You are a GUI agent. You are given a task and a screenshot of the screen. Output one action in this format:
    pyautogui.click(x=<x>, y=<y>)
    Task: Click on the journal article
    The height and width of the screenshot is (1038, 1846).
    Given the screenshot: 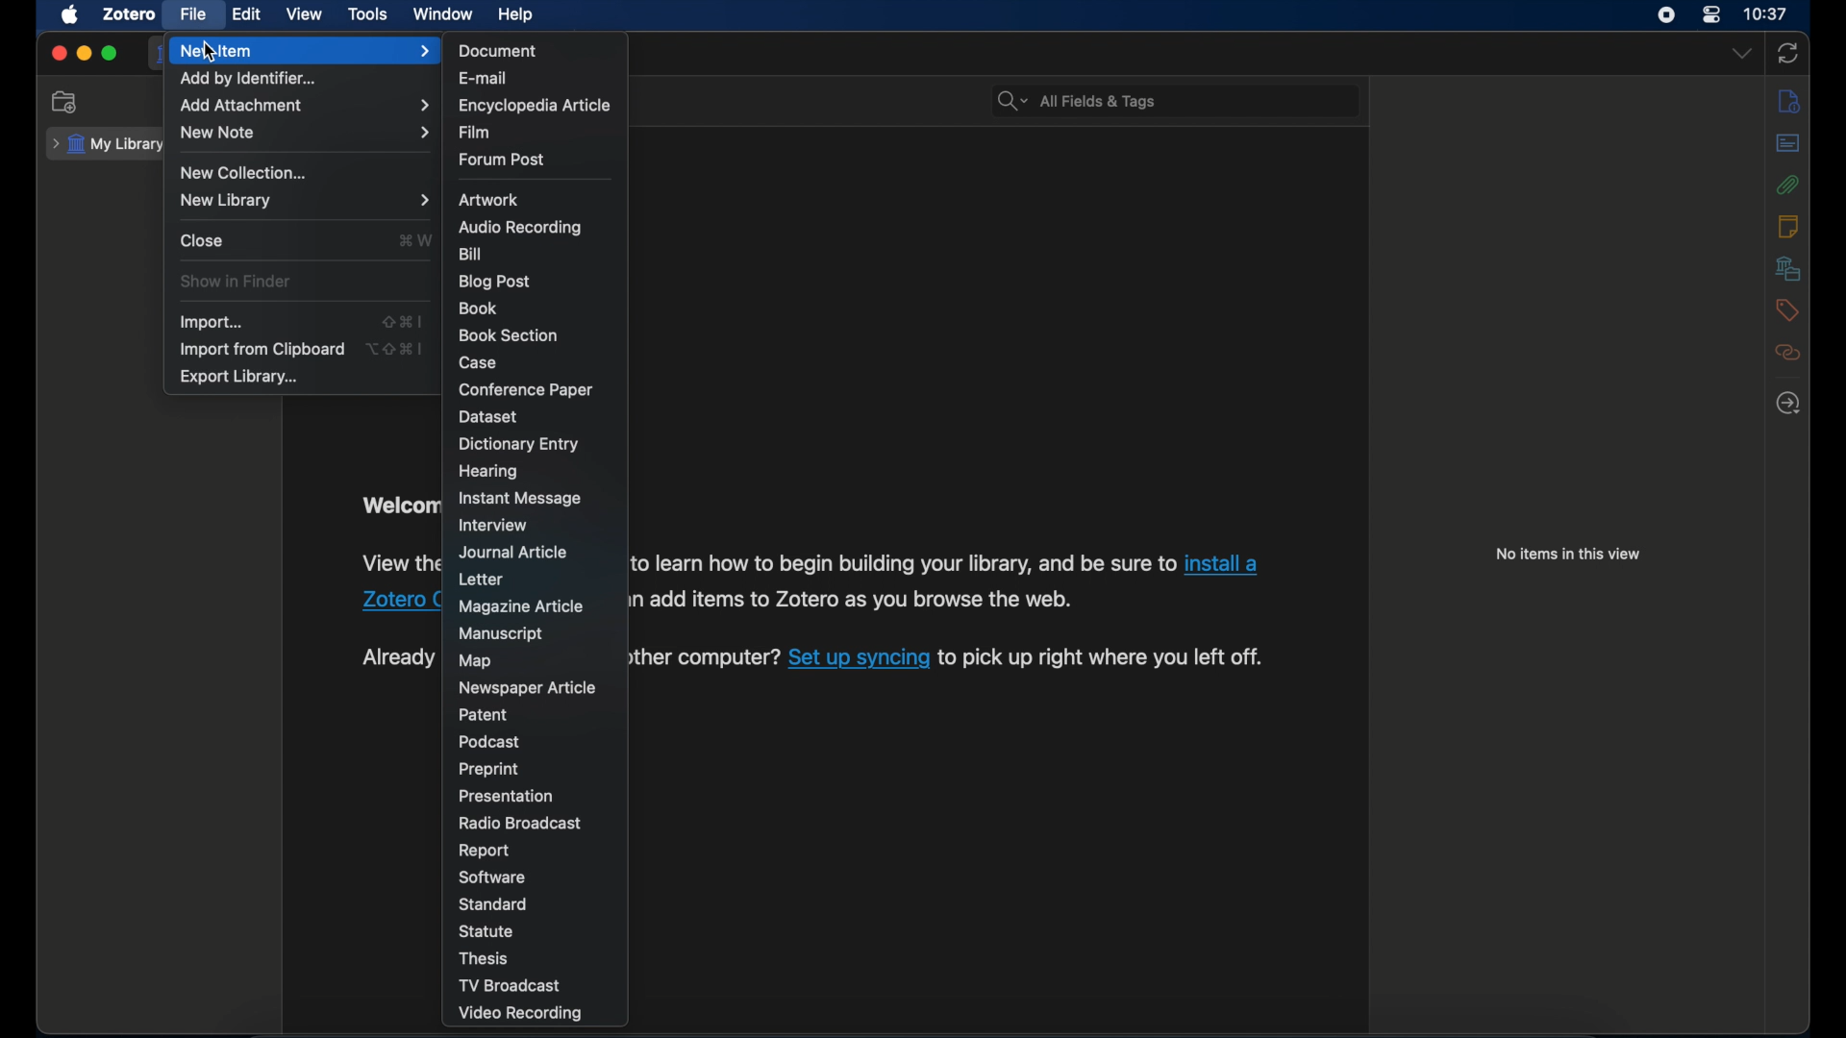 What is the action you would take?
    pyautogui.click(x=512, y=552)
    